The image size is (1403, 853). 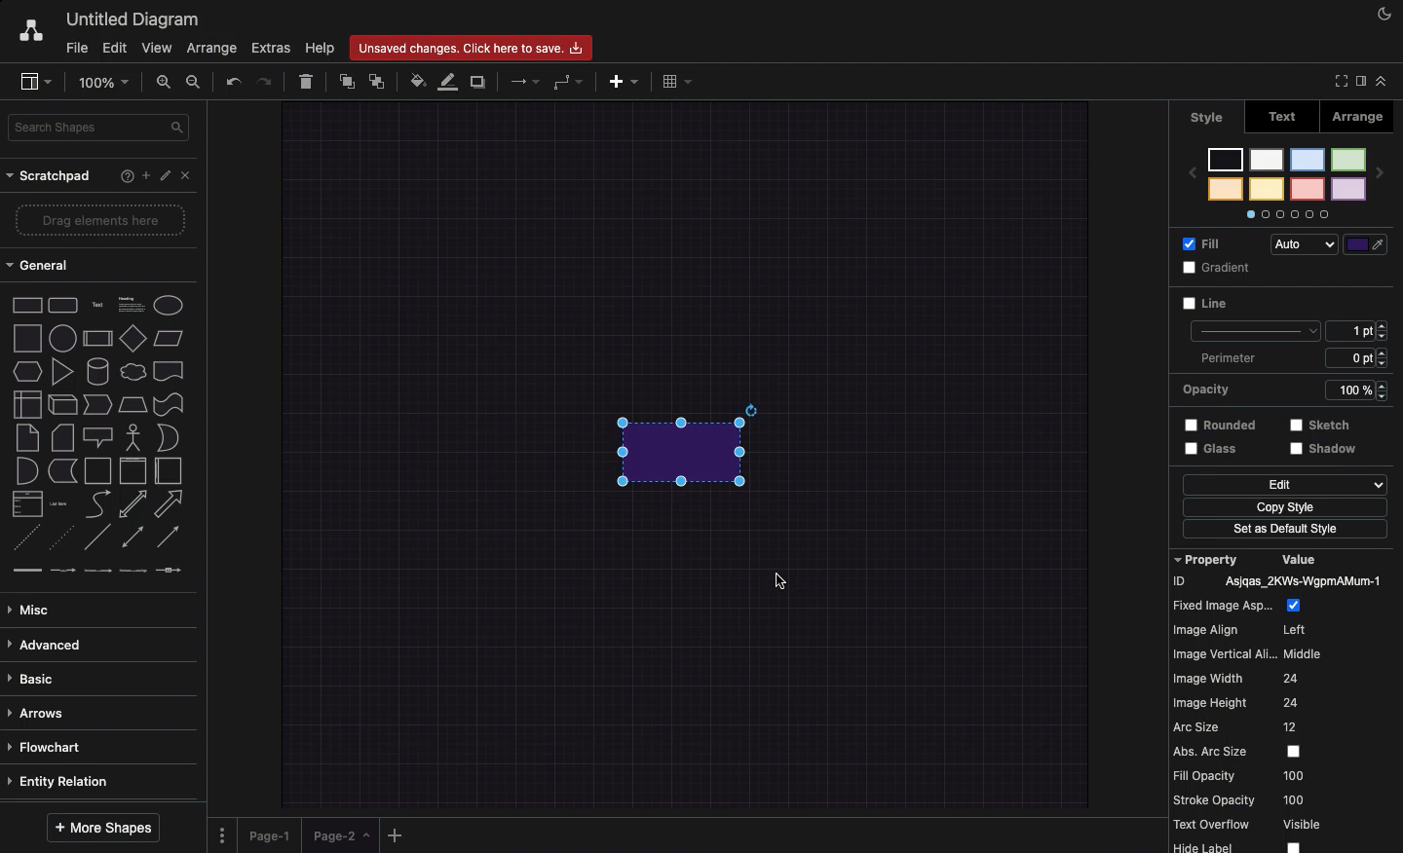 I want to click on Glass, so click(x=1216, y=450).